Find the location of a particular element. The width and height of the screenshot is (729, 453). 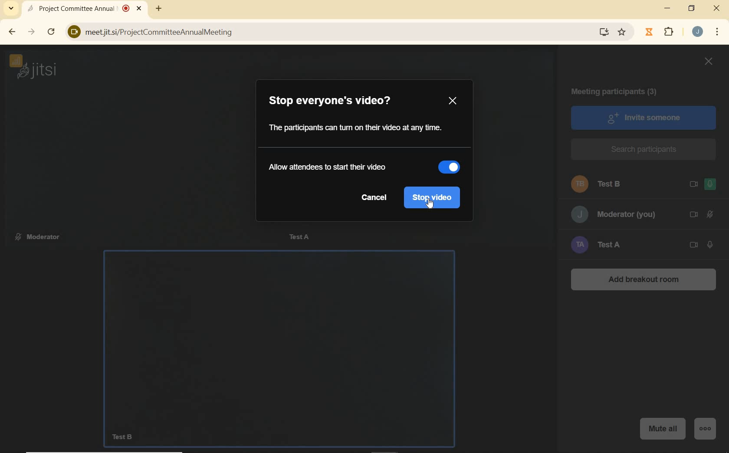

MUTE ALL is located at coordinates (661, 430).